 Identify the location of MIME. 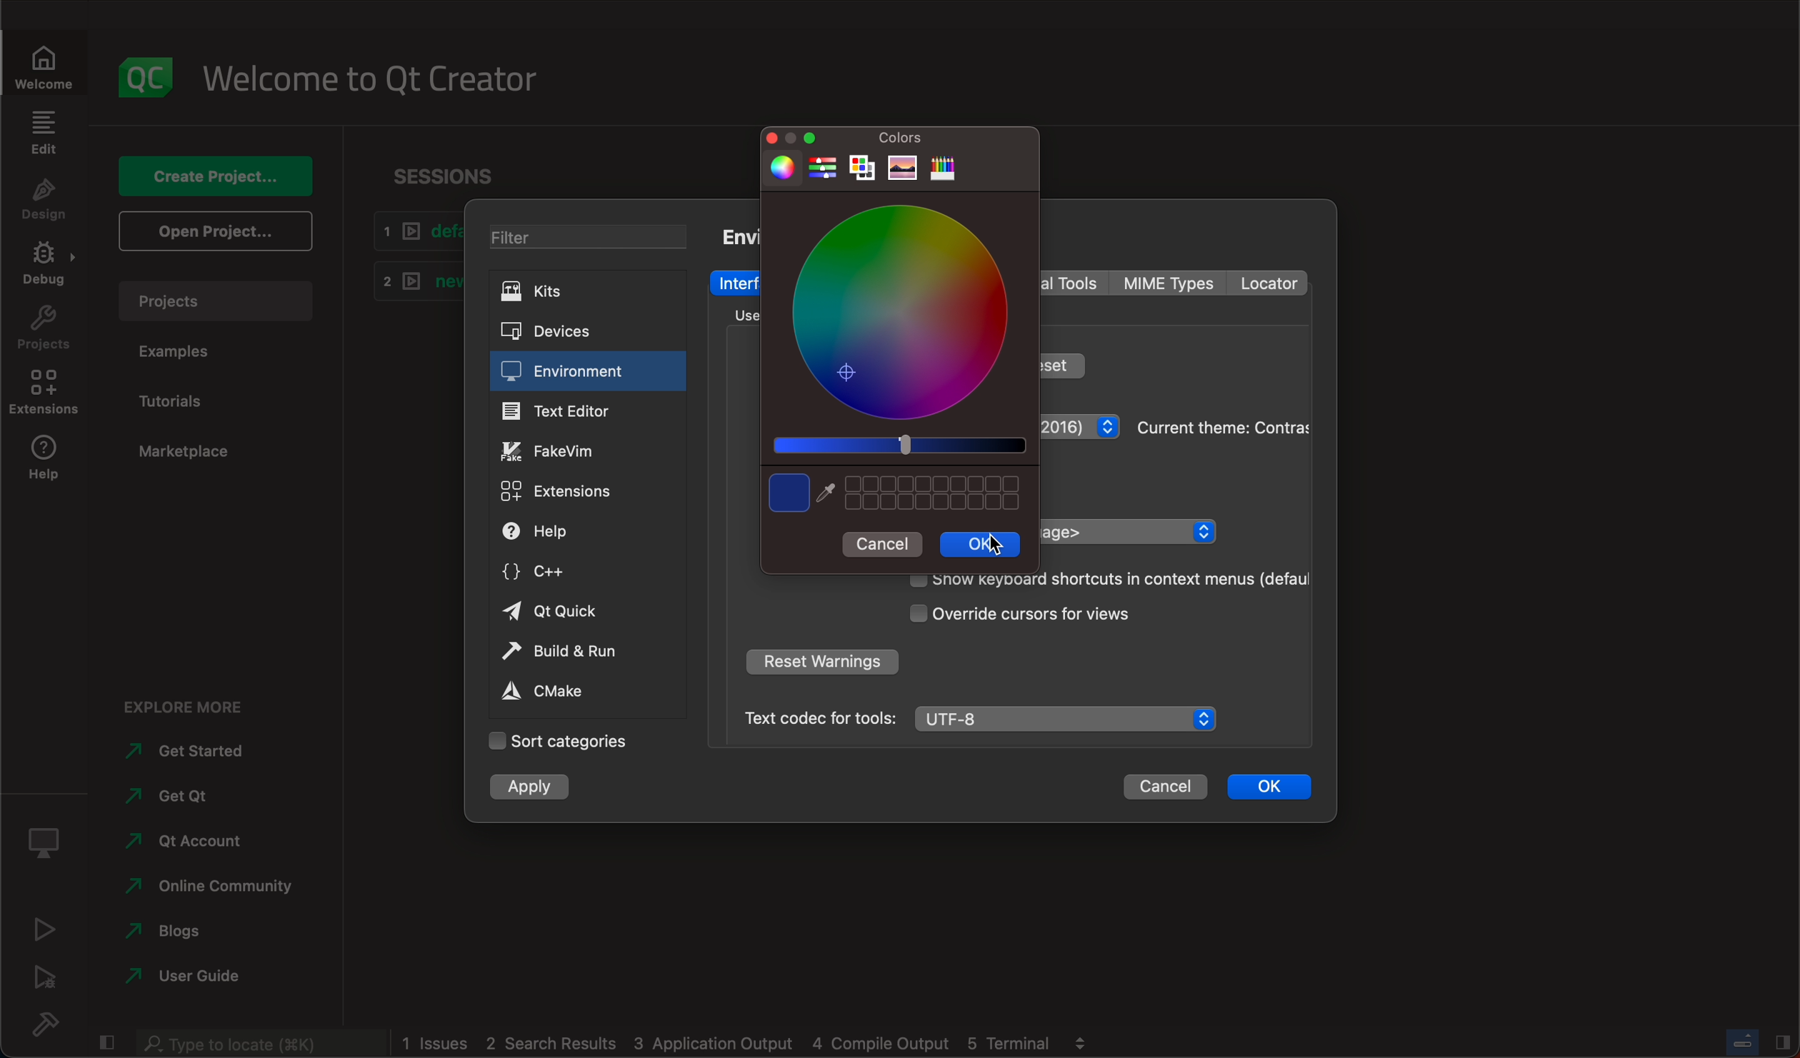
(1171, 283).